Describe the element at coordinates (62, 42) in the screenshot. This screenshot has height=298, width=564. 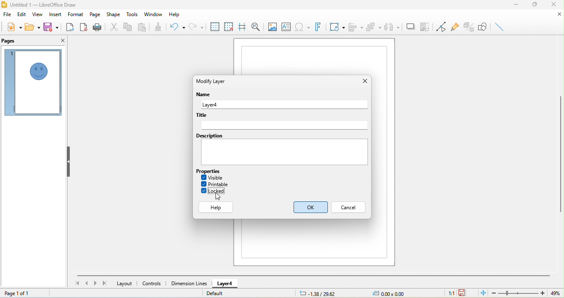
I see `close` at that location.